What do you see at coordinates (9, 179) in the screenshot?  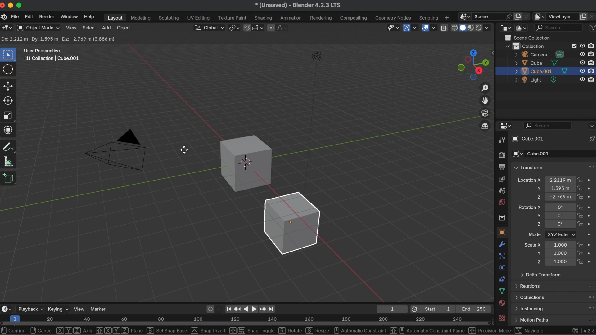 I see `add cube` at bounding box center [9, 179].